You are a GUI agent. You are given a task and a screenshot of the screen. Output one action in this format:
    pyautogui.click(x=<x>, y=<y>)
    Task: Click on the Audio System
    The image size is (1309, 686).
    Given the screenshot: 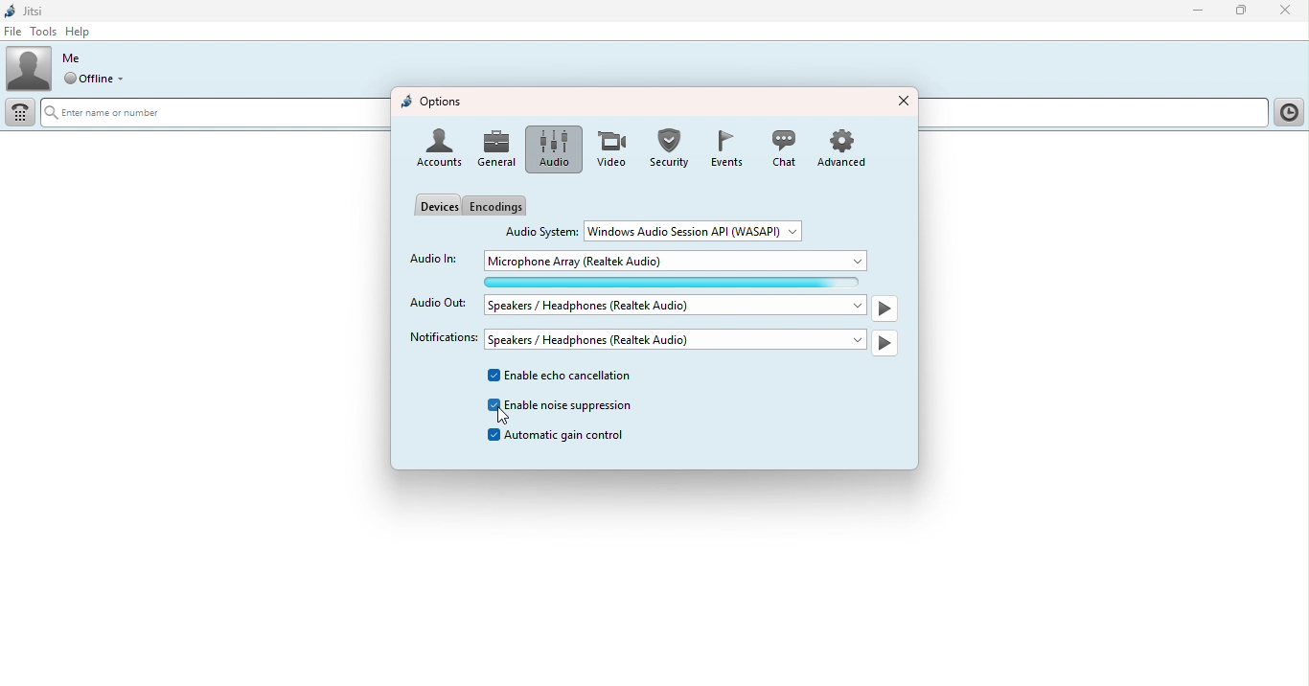 What is the action you would take?
    pyautogui.click(x=542, y=230)
    